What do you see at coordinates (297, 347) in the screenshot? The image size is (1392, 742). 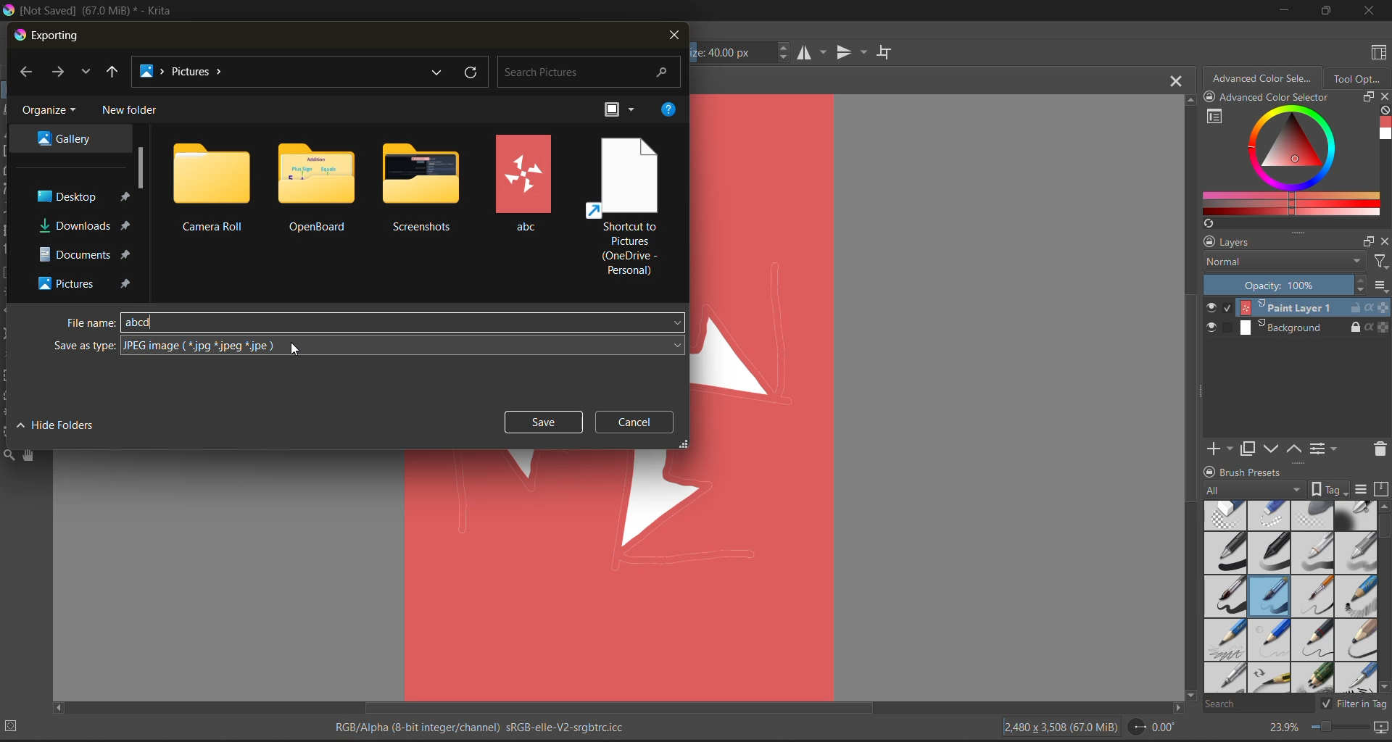 I see `Cursor` at bounding box center [297, 347].